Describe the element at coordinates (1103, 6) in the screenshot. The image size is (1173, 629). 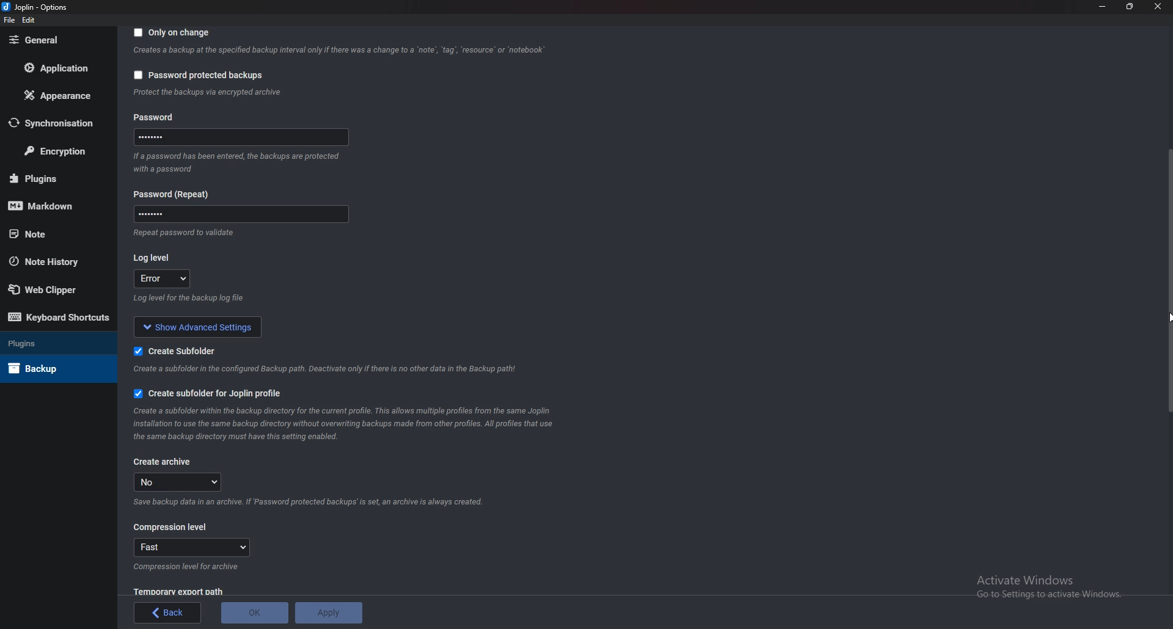
I see `minimize` at that location.